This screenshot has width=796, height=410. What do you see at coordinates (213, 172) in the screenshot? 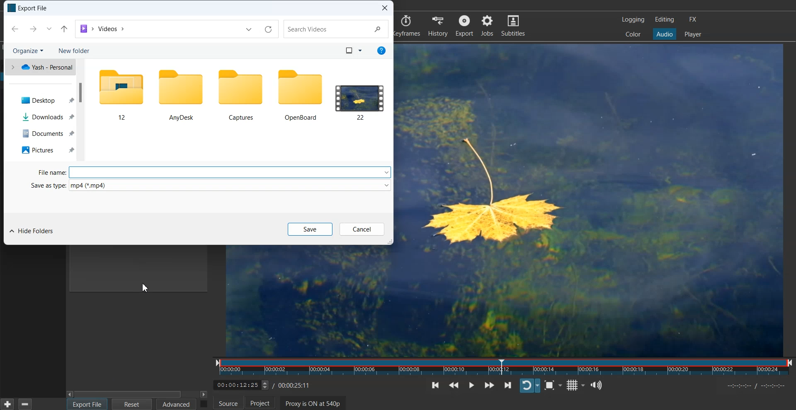
I see `File Type` at bounding box center [213, 172].